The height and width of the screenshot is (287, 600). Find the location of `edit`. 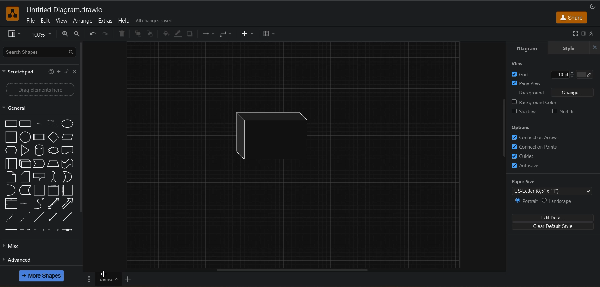

edit is located at coordinates (66, 72).